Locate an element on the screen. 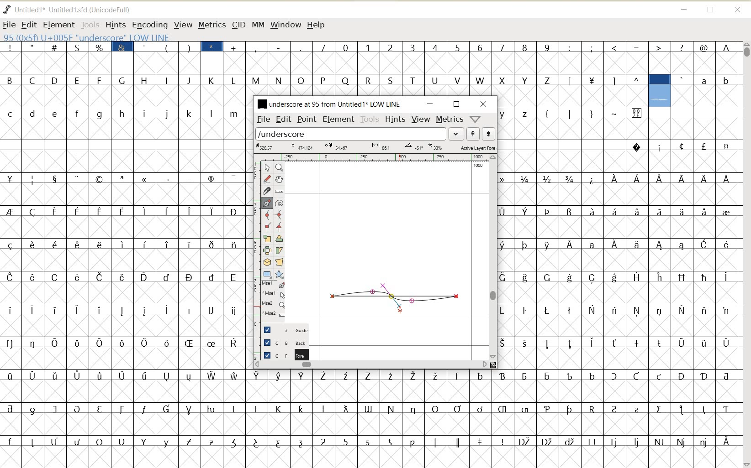 Image resolution: width=751 pixels, height=468 pixels. scale the selection is located at coordinates (266, 239).